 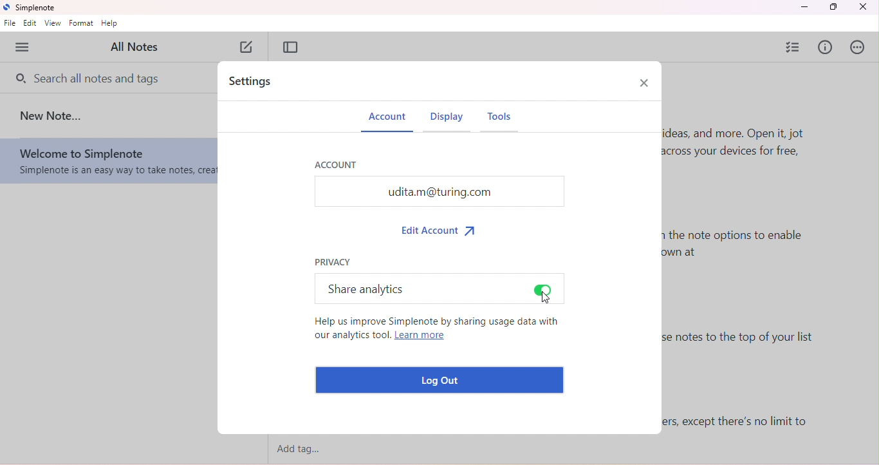 I want to click on edit account, so click(x=441, y=229).